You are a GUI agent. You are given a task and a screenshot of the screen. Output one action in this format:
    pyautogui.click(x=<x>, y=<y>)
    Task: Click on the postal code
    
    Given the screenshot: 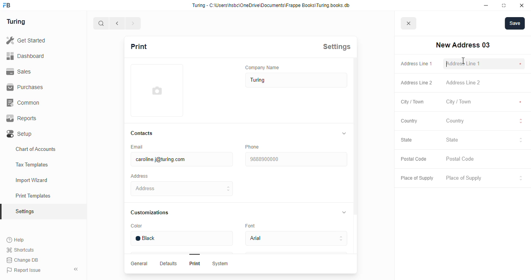 What is the action you would take?
    pyautogui.click(x=461, y=159)
    